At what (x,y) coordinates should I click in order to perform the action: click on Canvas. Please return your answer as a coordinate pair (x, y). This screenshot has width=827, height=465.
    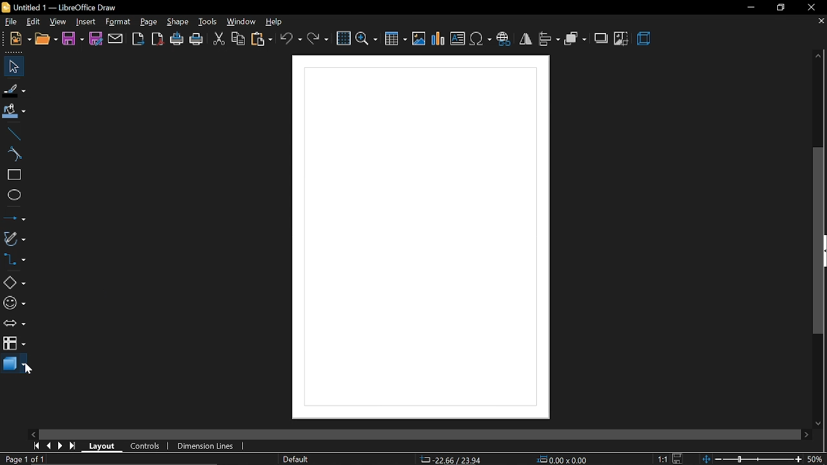
    Looking at the image, I should click on (419, 238).